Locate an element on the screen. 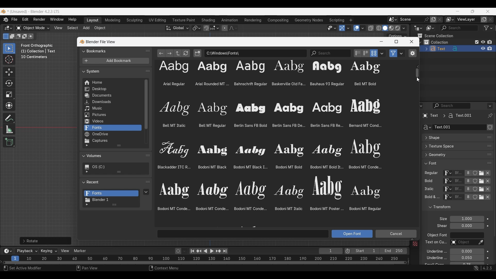 The height and width of the screenshot is (279, 496). Shading workspace  is located at coordinates (209, 20).